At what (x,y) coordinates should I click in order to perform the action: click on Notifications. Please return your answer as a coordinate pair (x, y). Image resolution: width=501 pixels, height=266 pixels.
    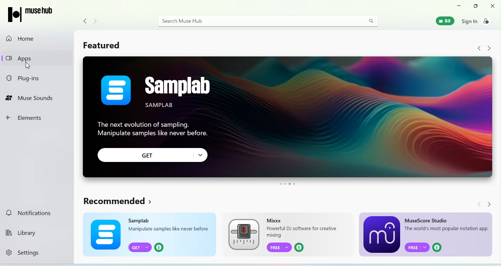
    Looking at the image, I should click on (28, 213).